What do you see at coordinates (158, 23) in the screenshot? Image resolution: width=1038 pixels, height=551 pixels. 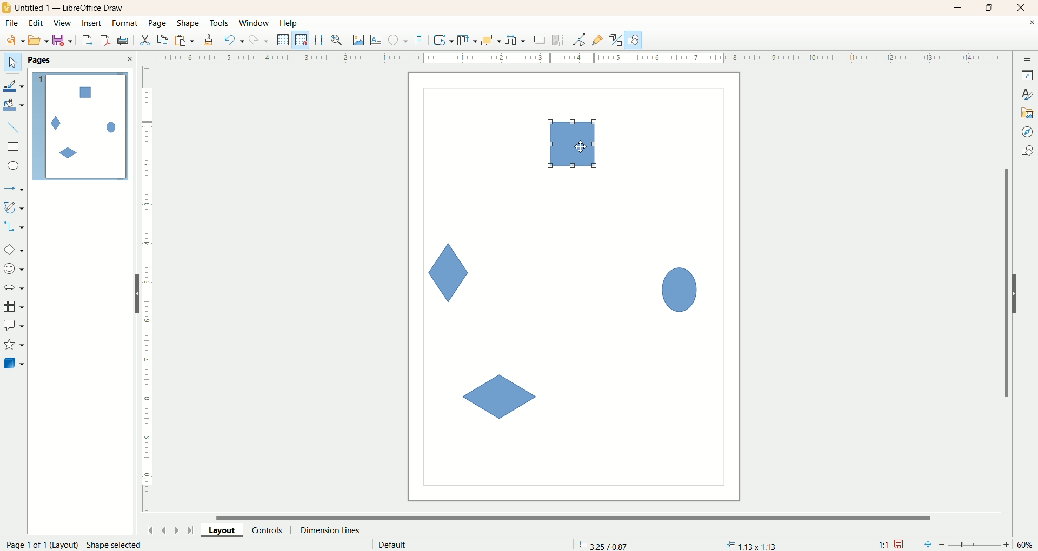 I see `page` at bounding box center [158, 23].